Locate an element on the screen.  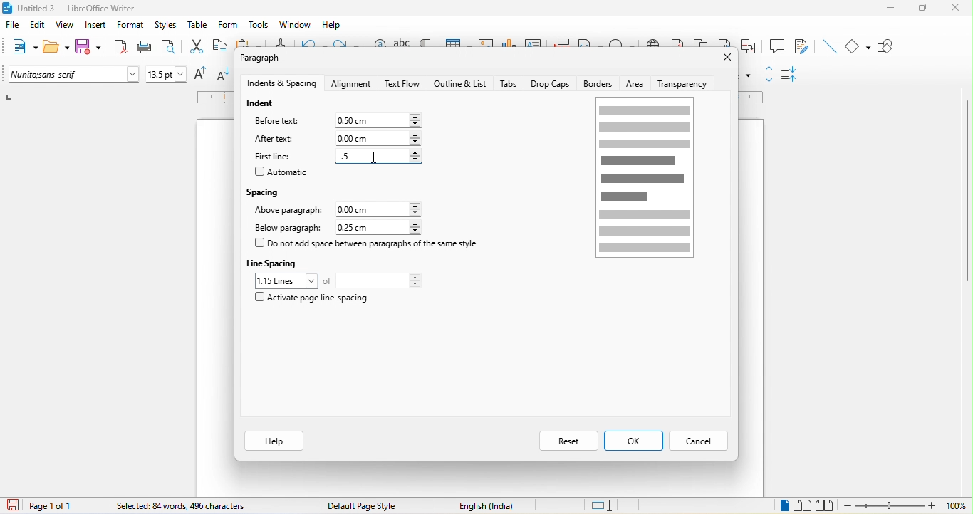
spacing is located at coordinates (269, 194).